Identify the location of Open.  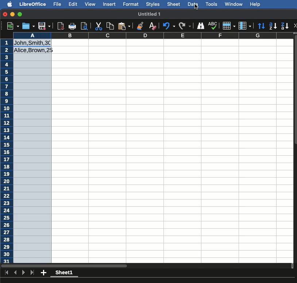
(29, 26).